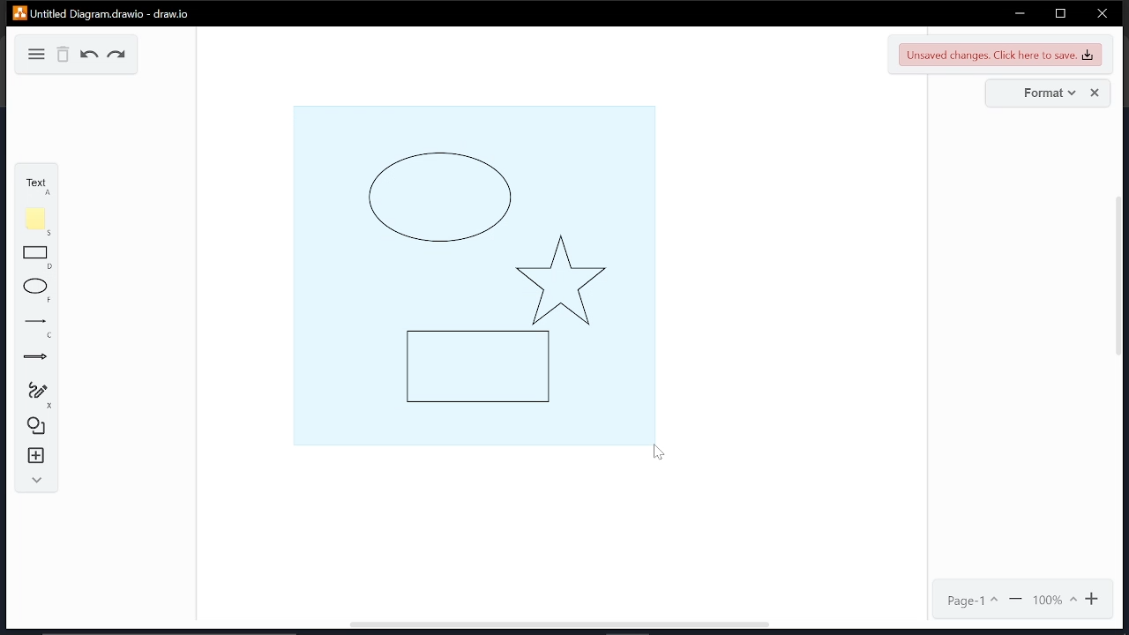 Image resolution: width=1129 pixels, height=635 pixels. I want to click on rectangle, so click(36, 258).